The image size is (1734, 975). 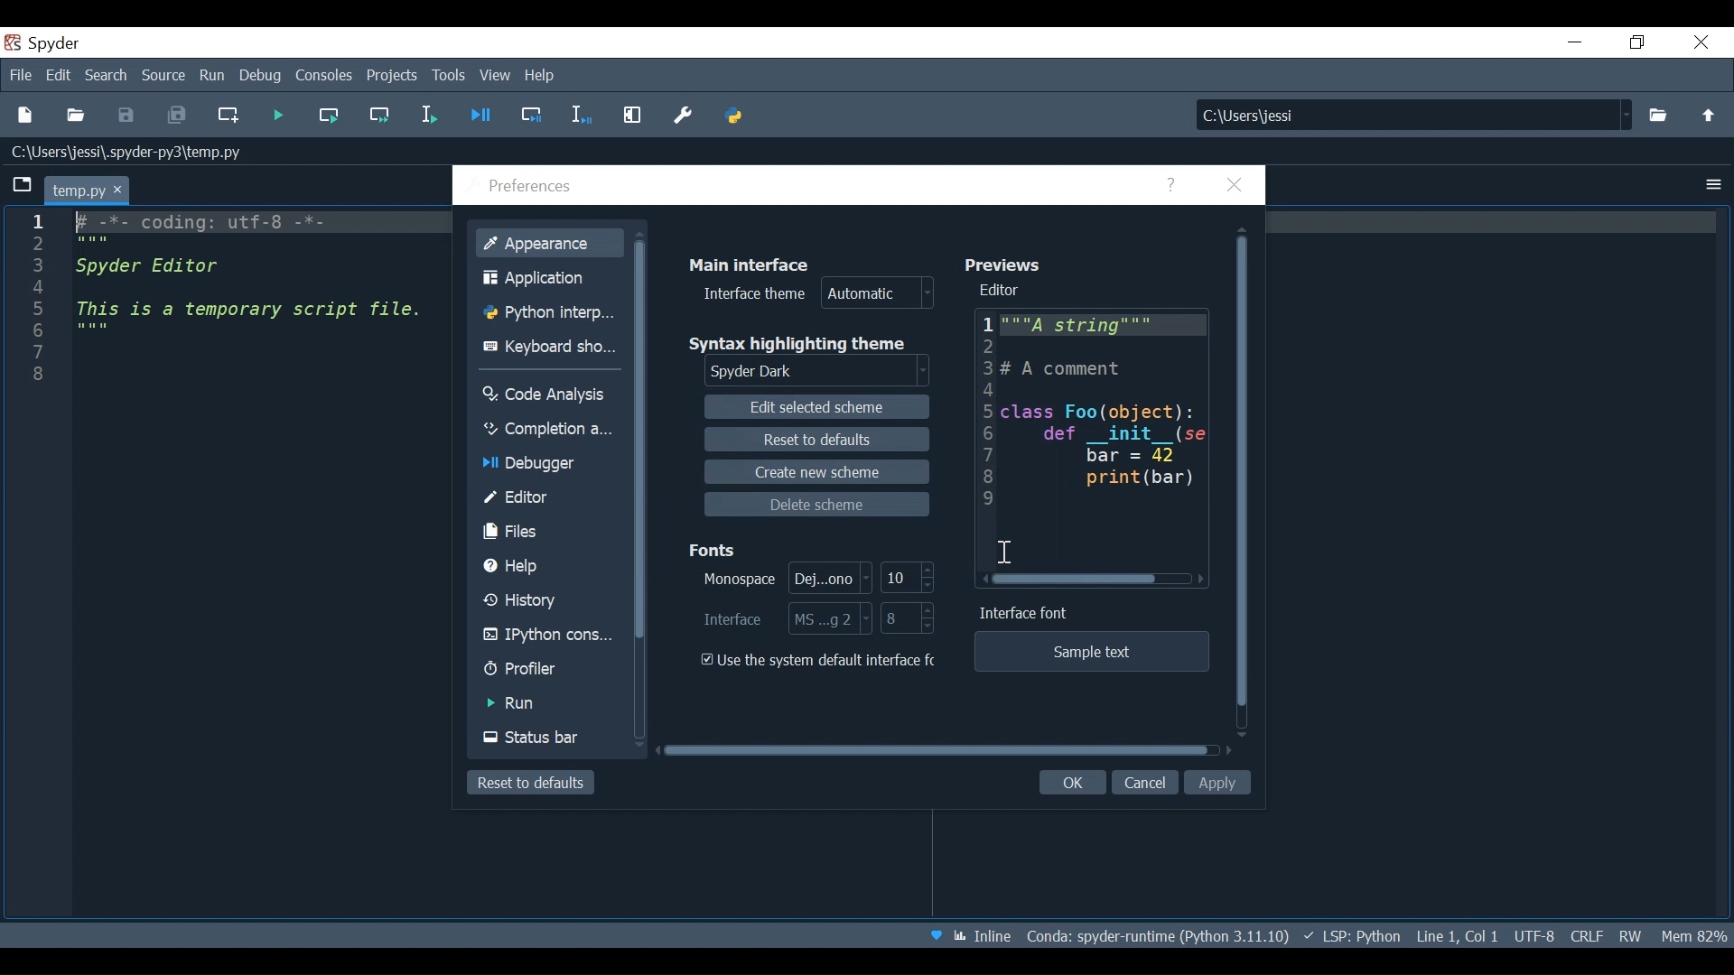 What do you see at coordinates (35, 565) in the screenshot?
I see `Line column` at bounding box center [35, 565].